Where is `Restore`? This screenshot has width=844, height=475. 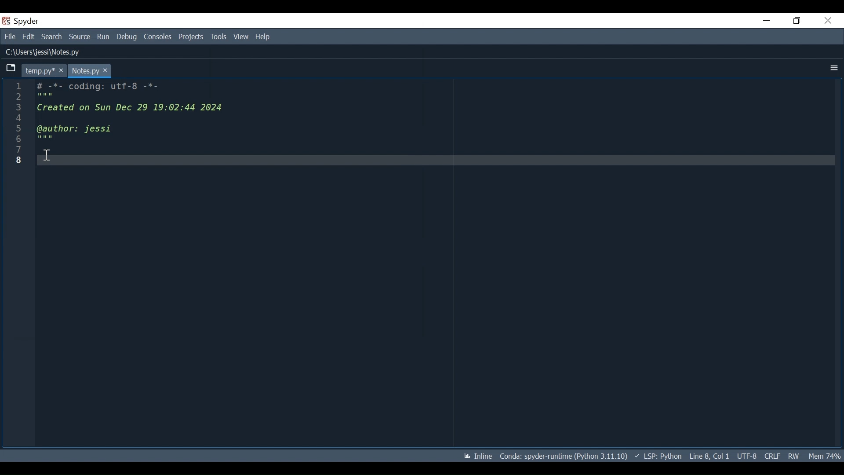 Restore is located at coordinates (796, 21).